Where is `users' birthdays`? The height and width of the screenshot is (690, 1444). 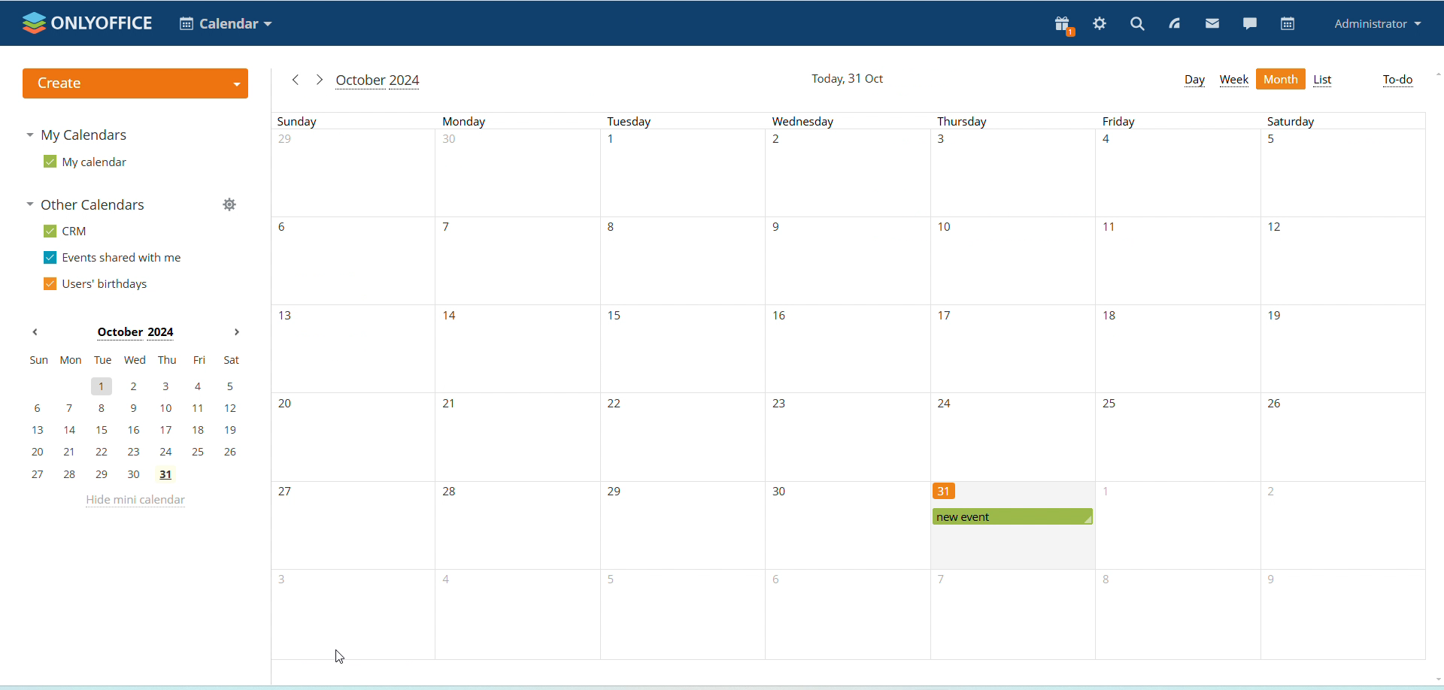
users' birthdays is located at coordinates (95, 285).